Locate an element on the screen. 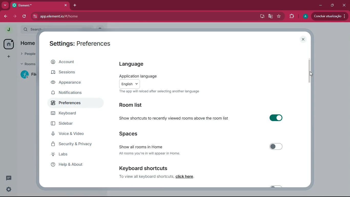 Image resolution: width=350 pixels, height=197 pixels. quick settings is located at coordinates (9, 189).